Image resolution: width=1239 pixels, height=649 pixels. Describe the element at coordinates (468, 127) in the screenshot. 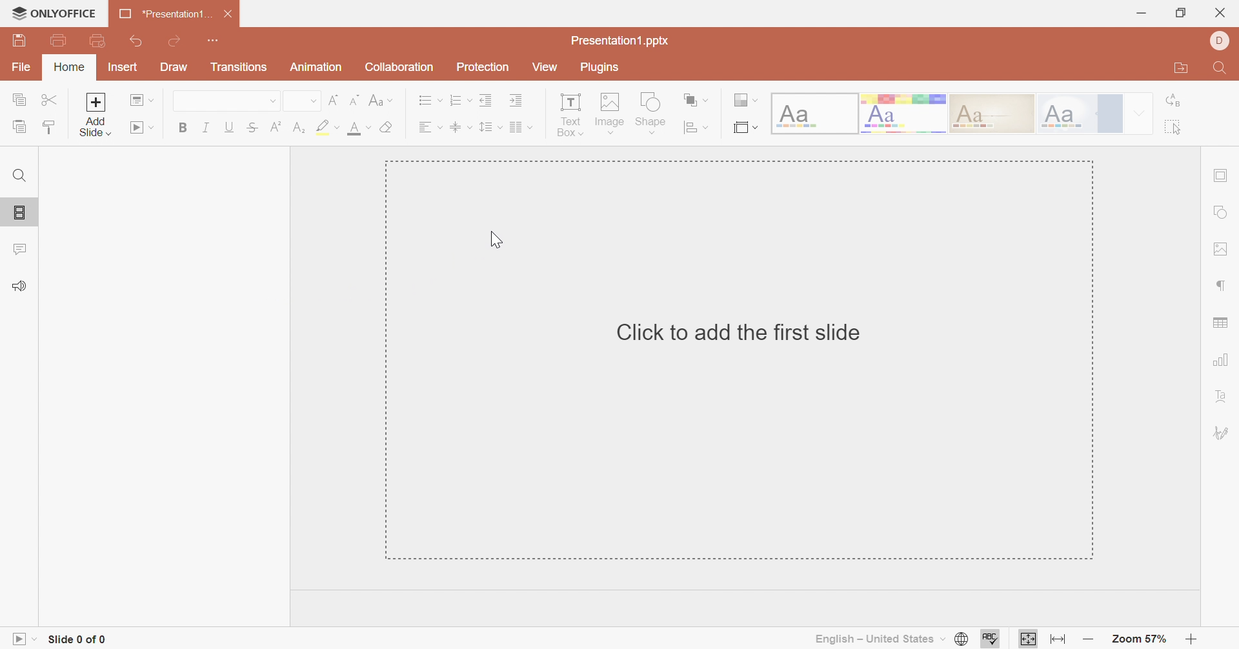

I see `Drop Down` at that location.